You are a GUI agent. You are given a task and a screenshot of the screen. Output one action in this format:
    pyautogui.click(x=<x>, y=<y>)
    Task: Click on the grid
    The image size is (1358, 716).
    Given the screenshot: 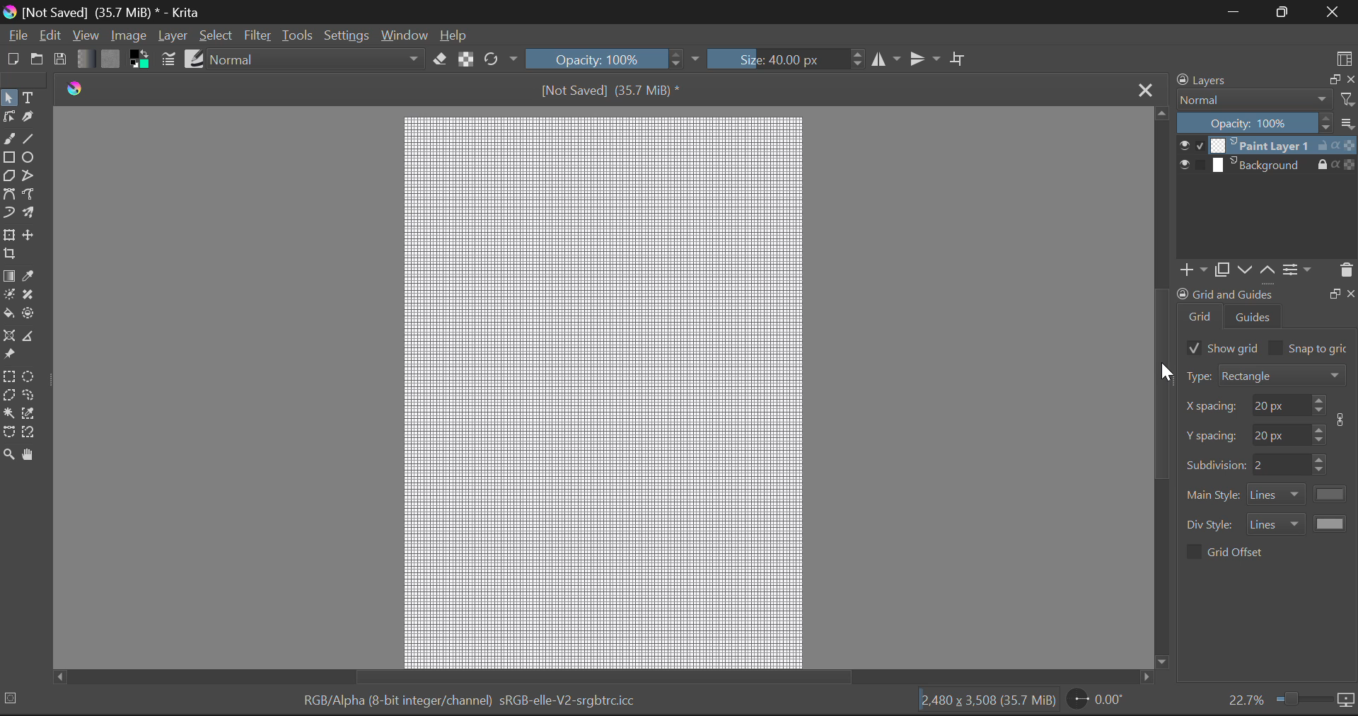 What is the action you would take?
    pyautogui.click(x=1201, y=316)
    